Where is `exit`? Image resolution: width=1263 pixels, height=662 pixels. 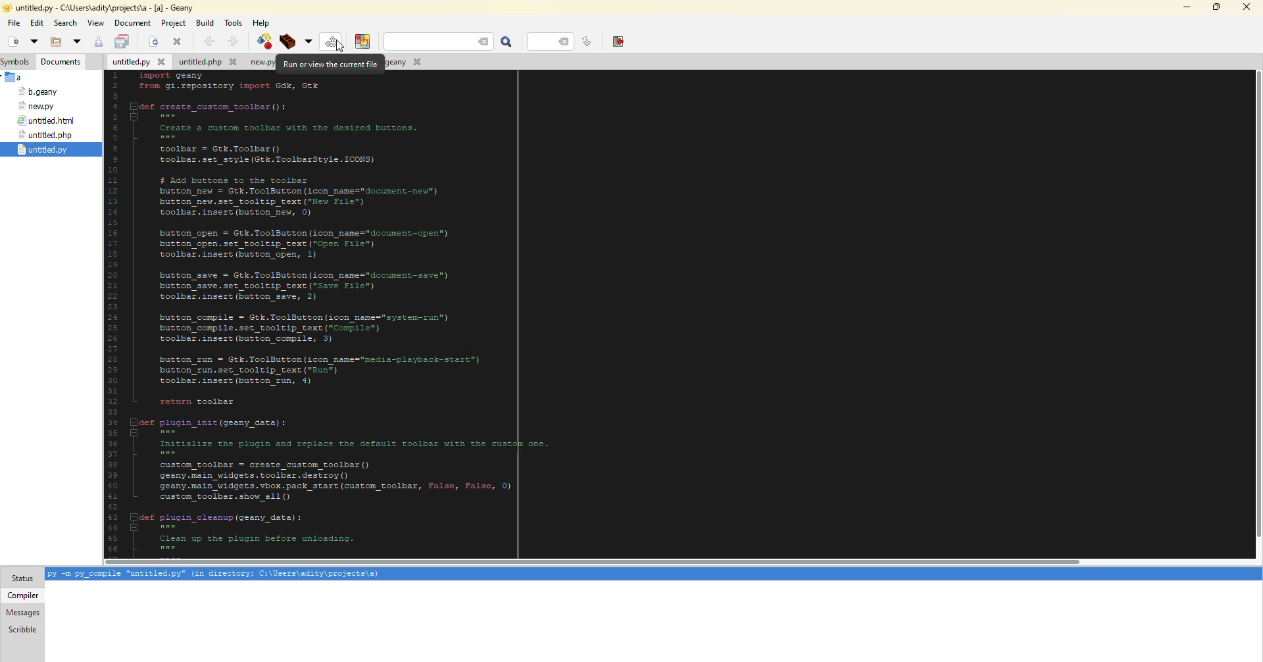
exit is located at coordinates (619, 41).